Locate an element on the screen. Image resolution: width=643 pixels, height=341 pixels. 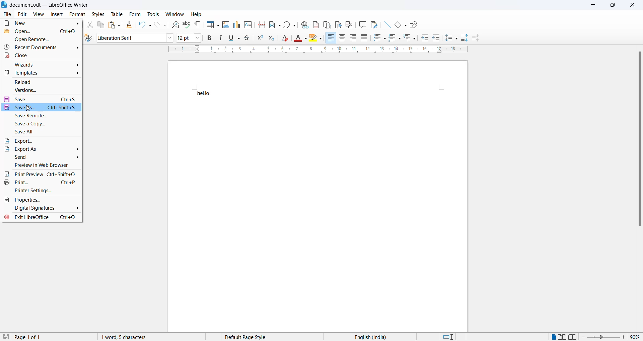
Insert comments is located at coordinates (362, 25).